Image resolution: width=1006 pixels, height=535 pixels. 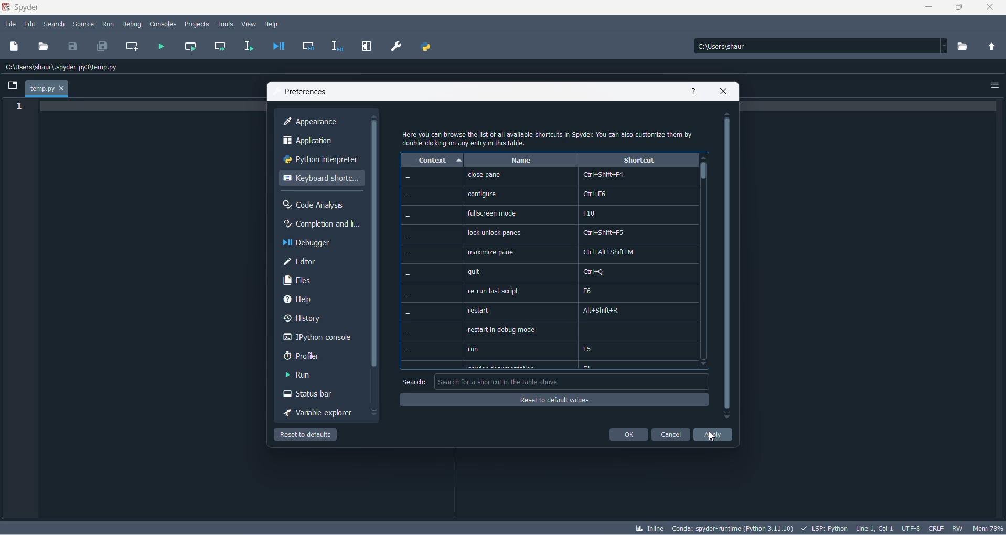 What do you see at coordinates (319, 205) in the screenshot?
I see `code analysis` at bounding box center [319, 205].